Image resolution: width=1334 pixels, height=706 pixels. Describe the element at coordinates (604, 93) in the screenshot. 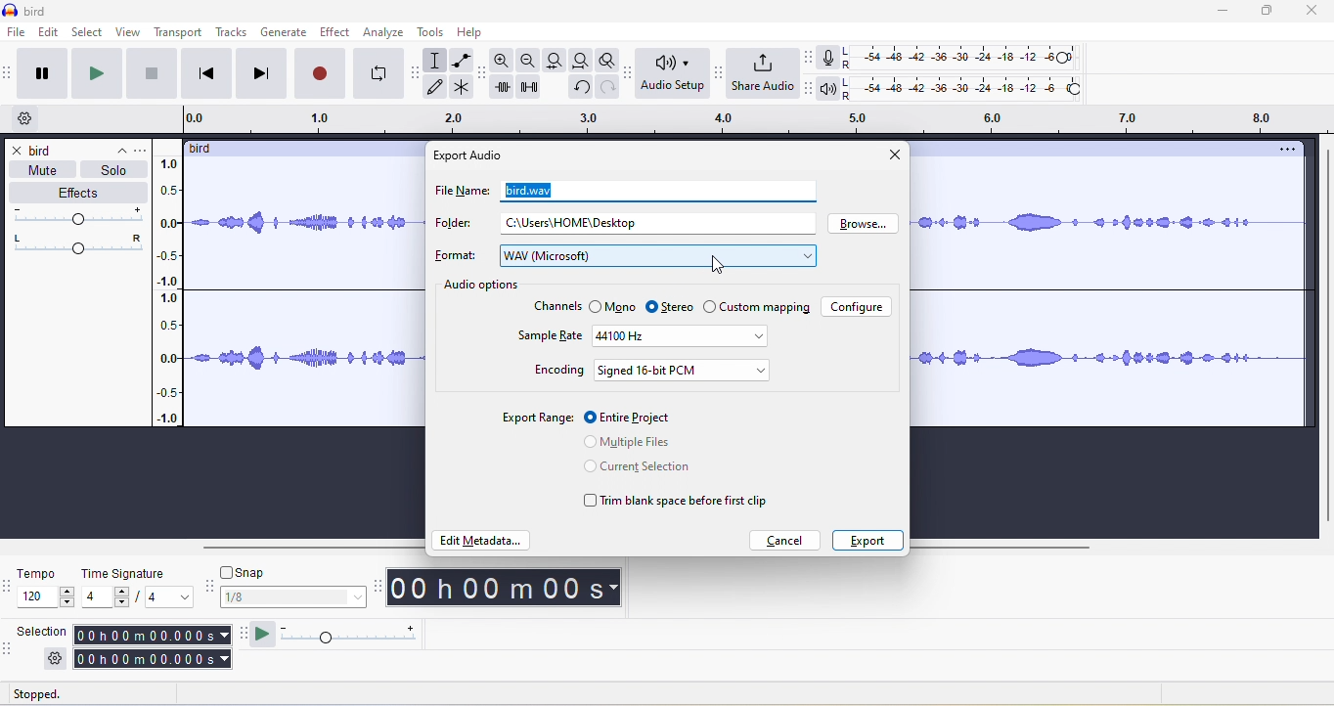

I see `redo` at that location.